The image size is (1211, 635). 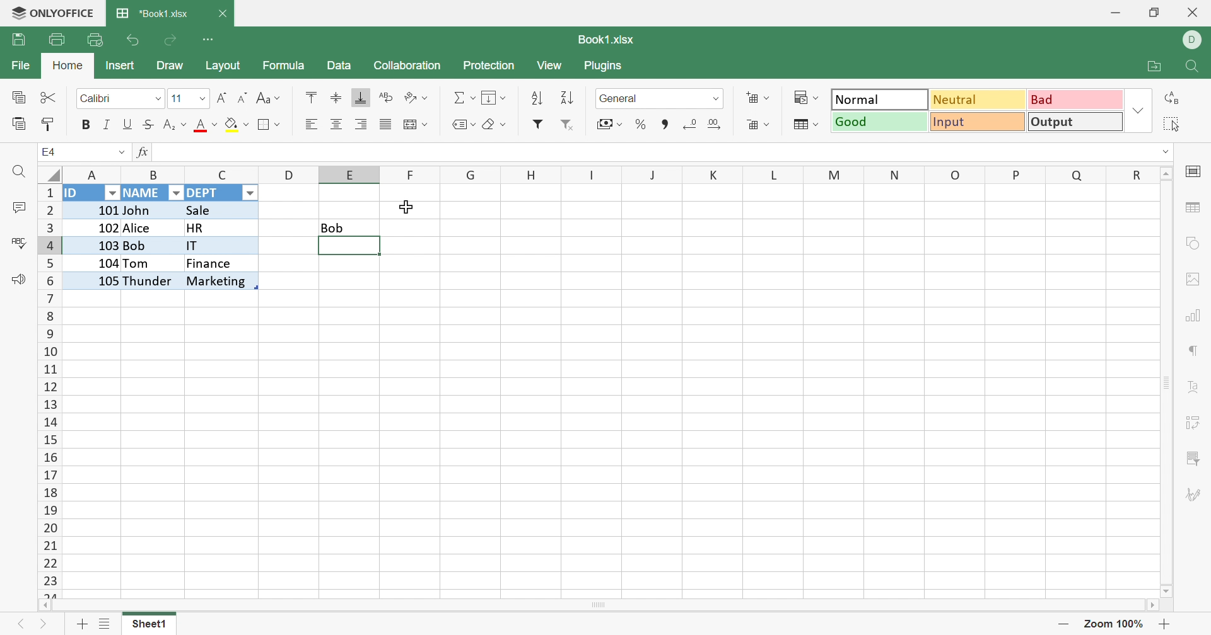 What do you see at coordinates (150, 624) in the screenshot?
I see `Sheet1` at bounding box center [150, 624].